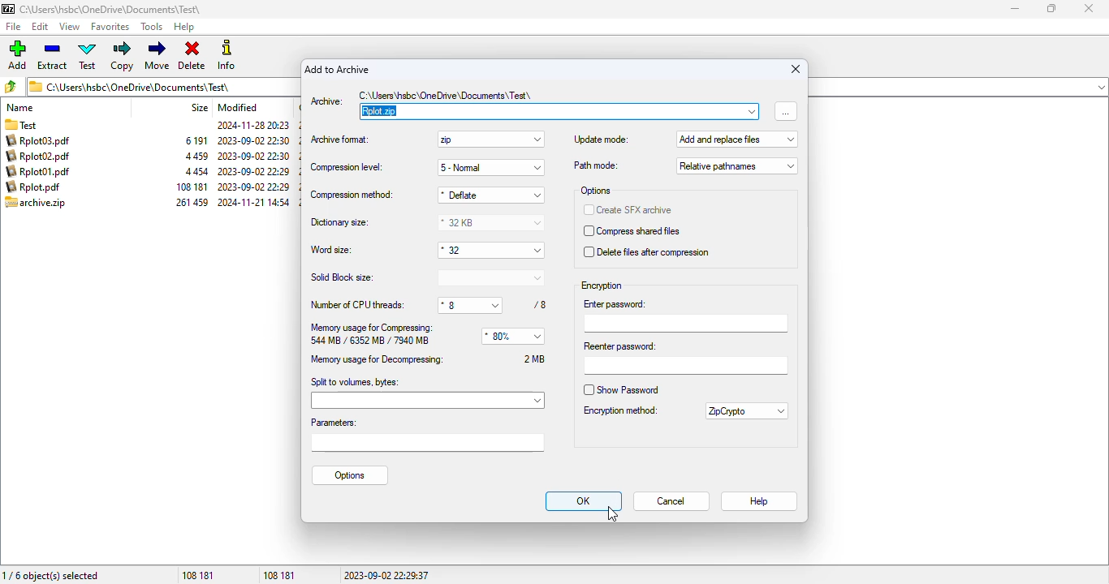 The height and width of the screenshot is (584, 1109). What do you see at coordinates (686, 315) in the screenshot?
I see `enter password: ` at bounding box center [686, 315].